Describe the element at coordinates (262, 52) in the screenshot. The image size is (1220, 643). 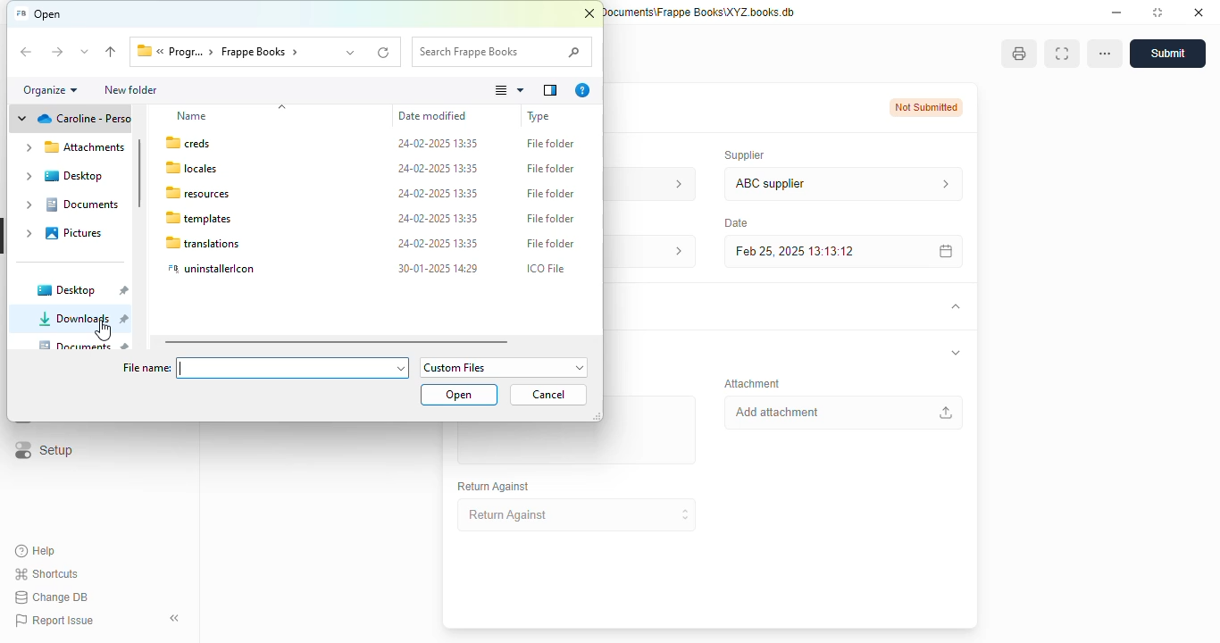
I see `frappe books >` at that location.